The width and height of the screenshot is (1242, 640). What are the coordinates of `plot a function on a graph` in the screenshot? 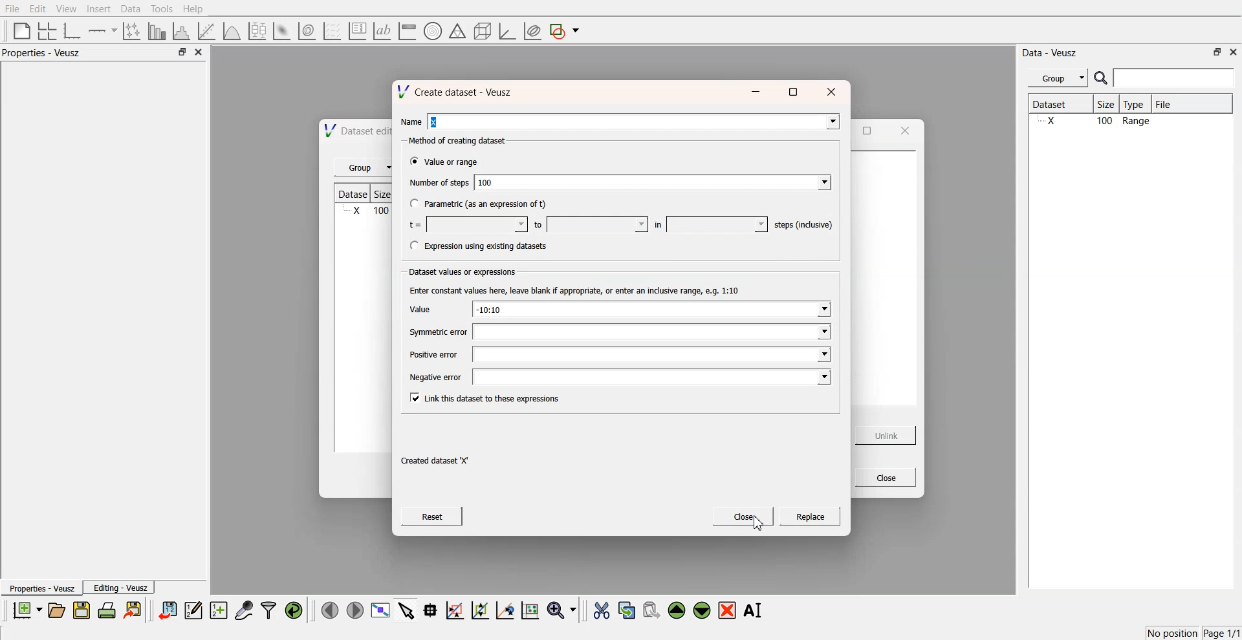 It's located at (232, 30).